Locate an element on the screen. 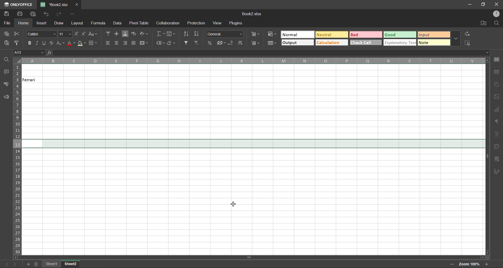 This screenshot has height=268, width=503. insert is located at coordinates (42, 22).